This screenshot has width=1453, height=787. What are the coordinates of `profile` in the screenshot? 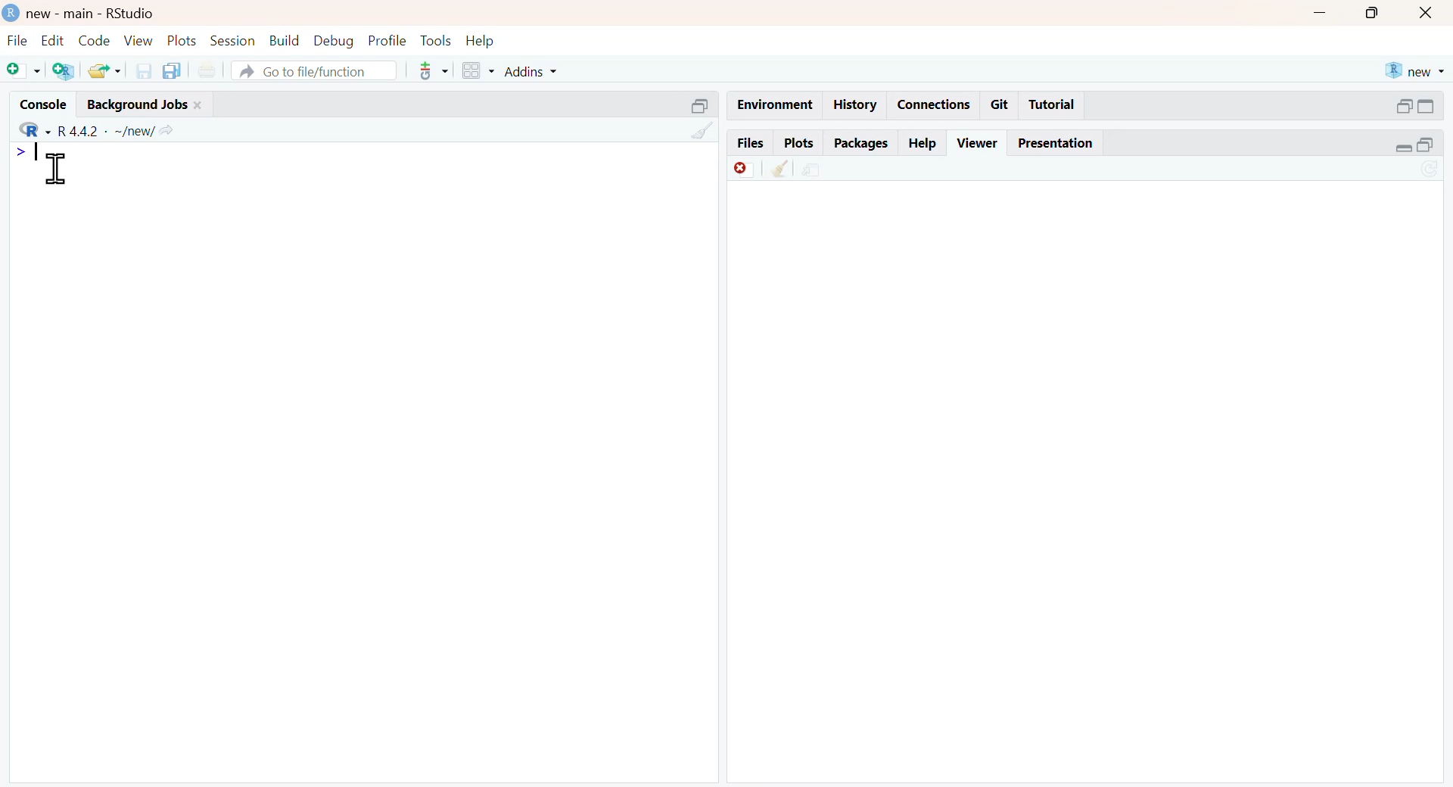 It's located at (389, 40).